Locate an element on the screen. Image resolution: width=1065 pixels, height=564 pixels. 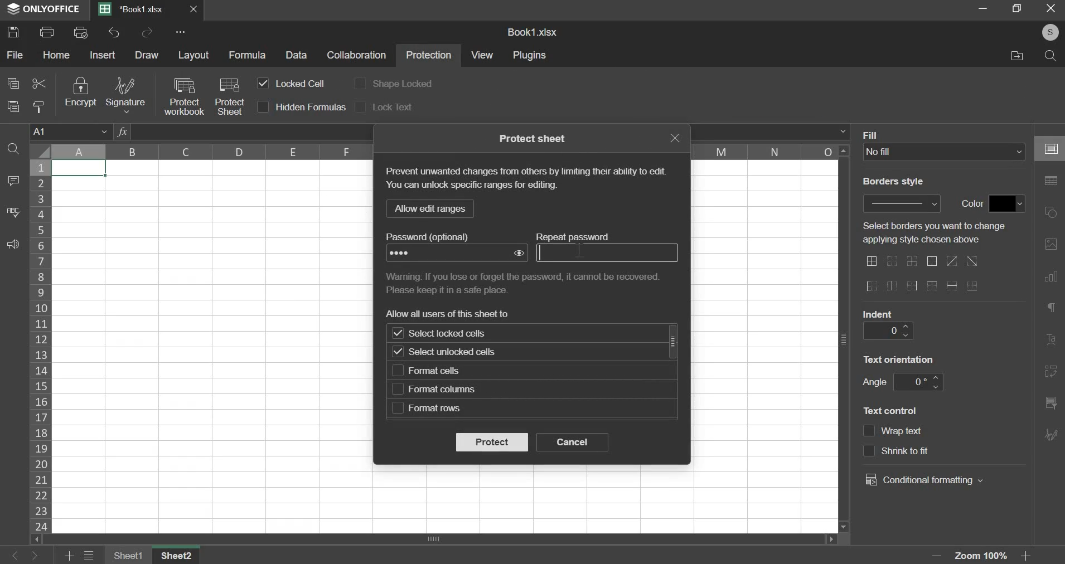
text control is located at coordinates (893, 410).